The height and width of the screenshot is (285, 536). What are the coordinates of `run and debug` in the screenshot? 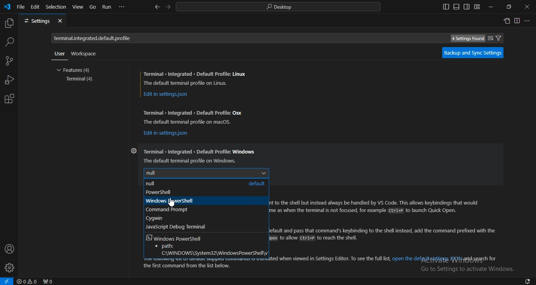 It's located at (9, 80).